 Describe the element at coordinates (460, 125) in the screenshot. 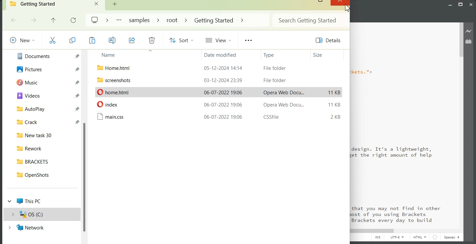

I see `Vertical Scroll bar ` at that location.